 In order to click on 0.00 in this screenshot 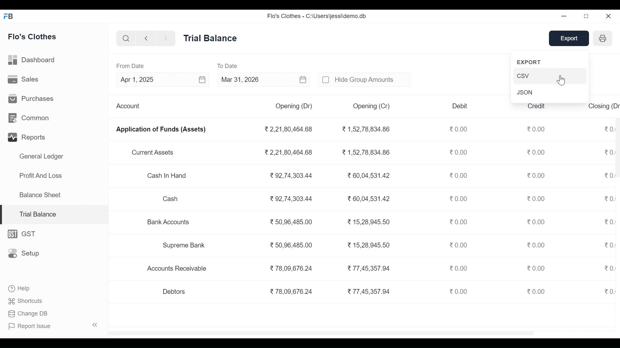, I will do `click(537, 152)`.